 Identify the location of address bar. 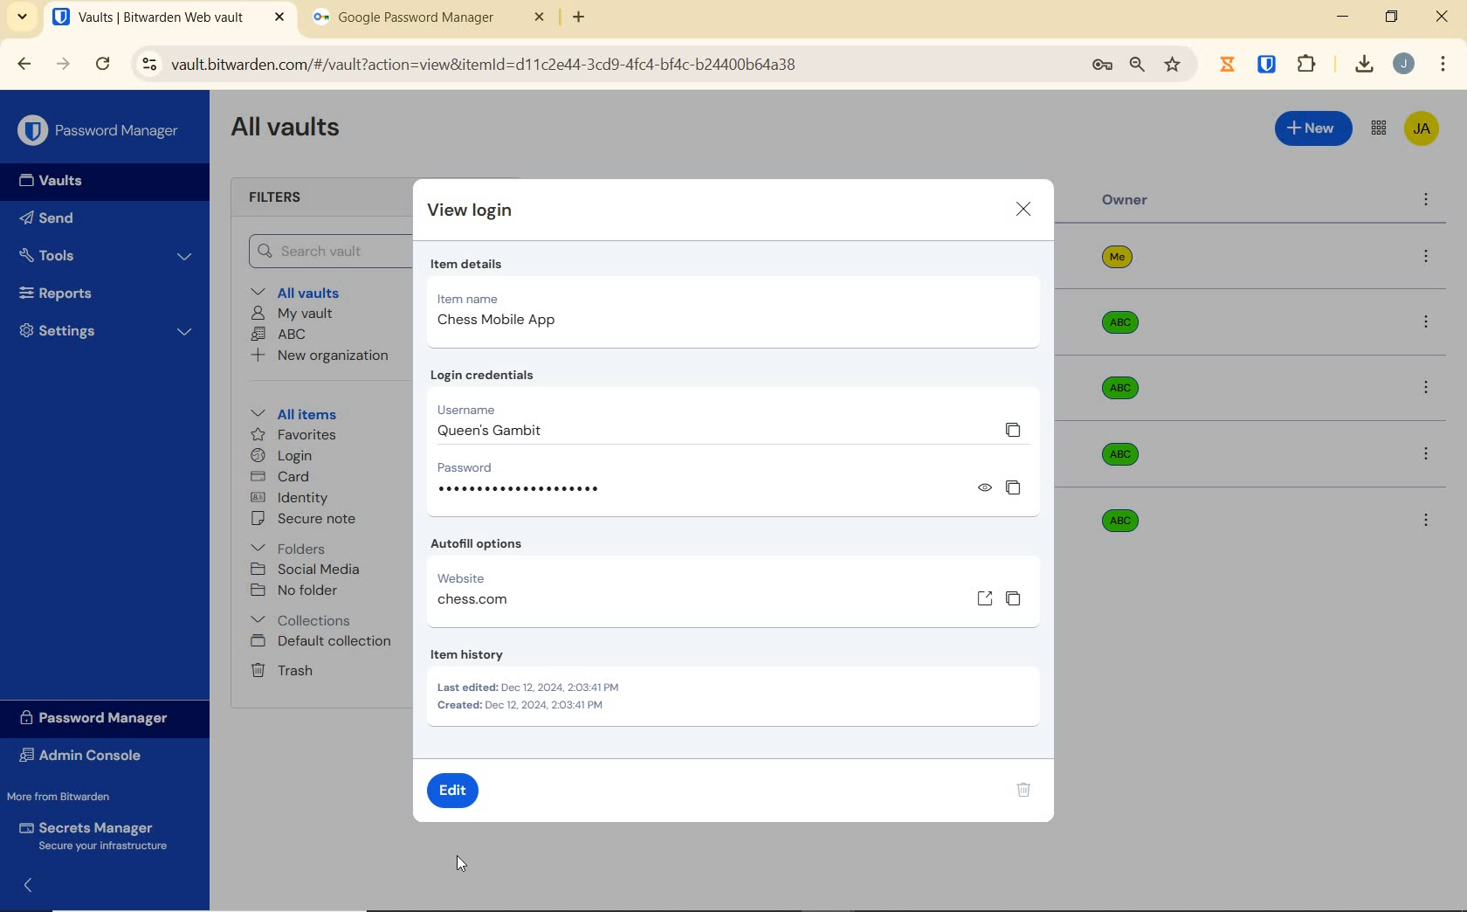
(602, 66).